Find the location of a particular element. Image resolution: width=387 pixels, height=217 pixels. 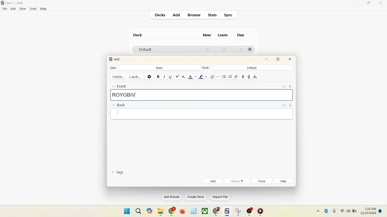

type is located at coordinates (113, 68).